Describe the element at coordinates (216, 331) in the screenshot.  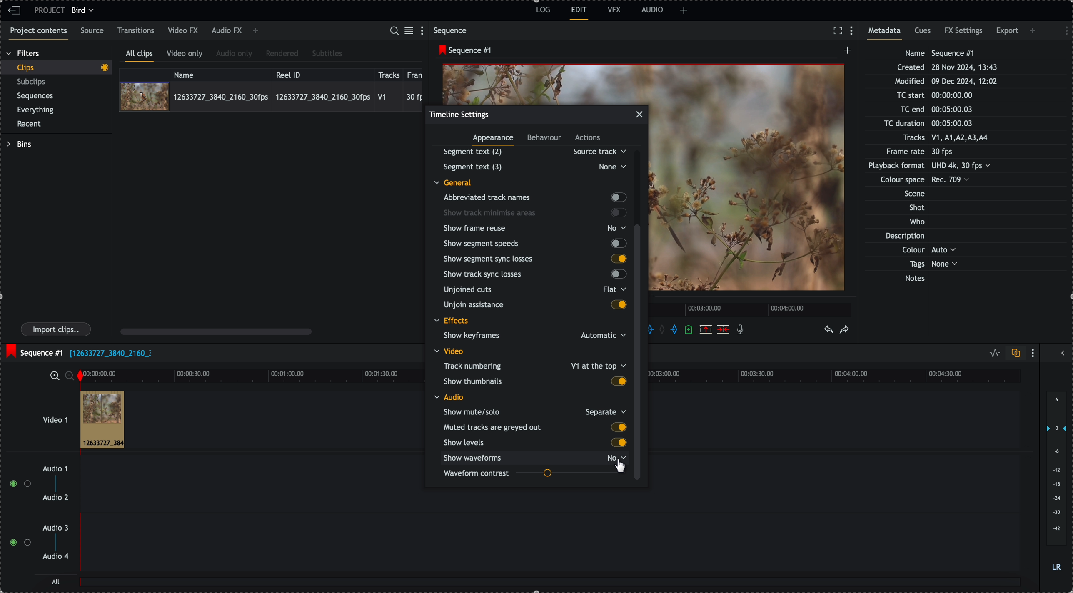
I see `scroll bar` at that location.